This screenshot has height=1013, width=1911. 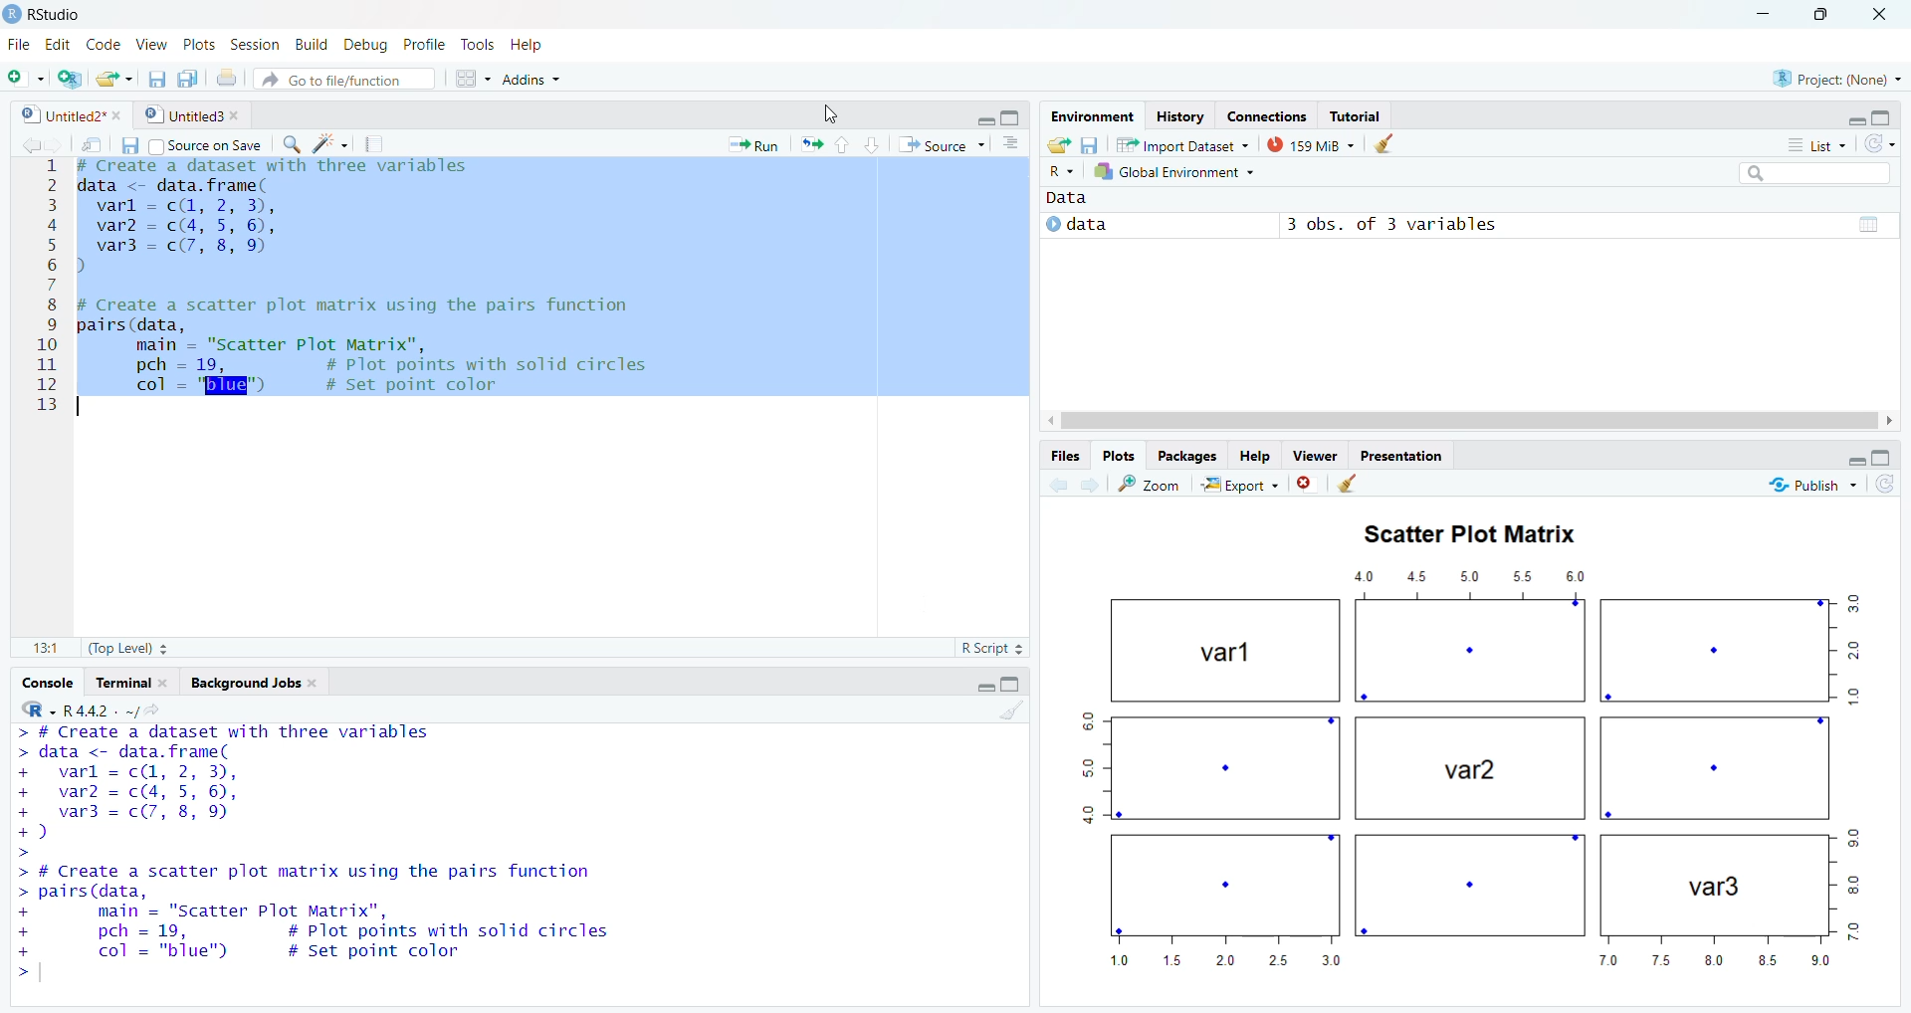 What do you see at coordinates (839, 143) in the screenshot?
I see `Rerun the previous code` at bounding box center [839, 143].